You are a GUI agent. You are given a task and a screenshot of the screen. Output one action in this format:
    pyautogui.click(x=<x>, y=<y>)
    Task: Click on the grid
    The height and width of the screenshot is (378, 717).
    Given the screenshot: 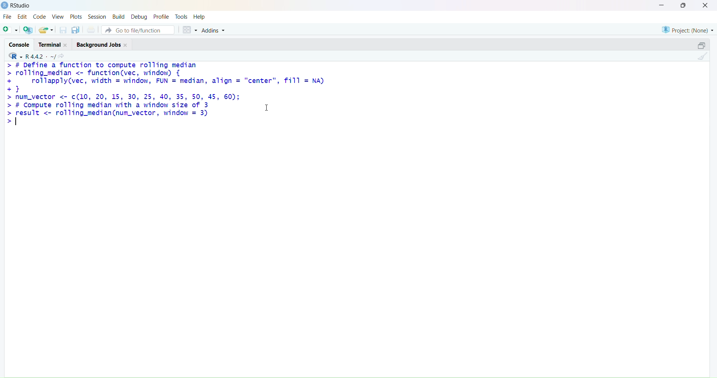 What is the action you would take?
    pyautogui.click(x=190, y=30)
    